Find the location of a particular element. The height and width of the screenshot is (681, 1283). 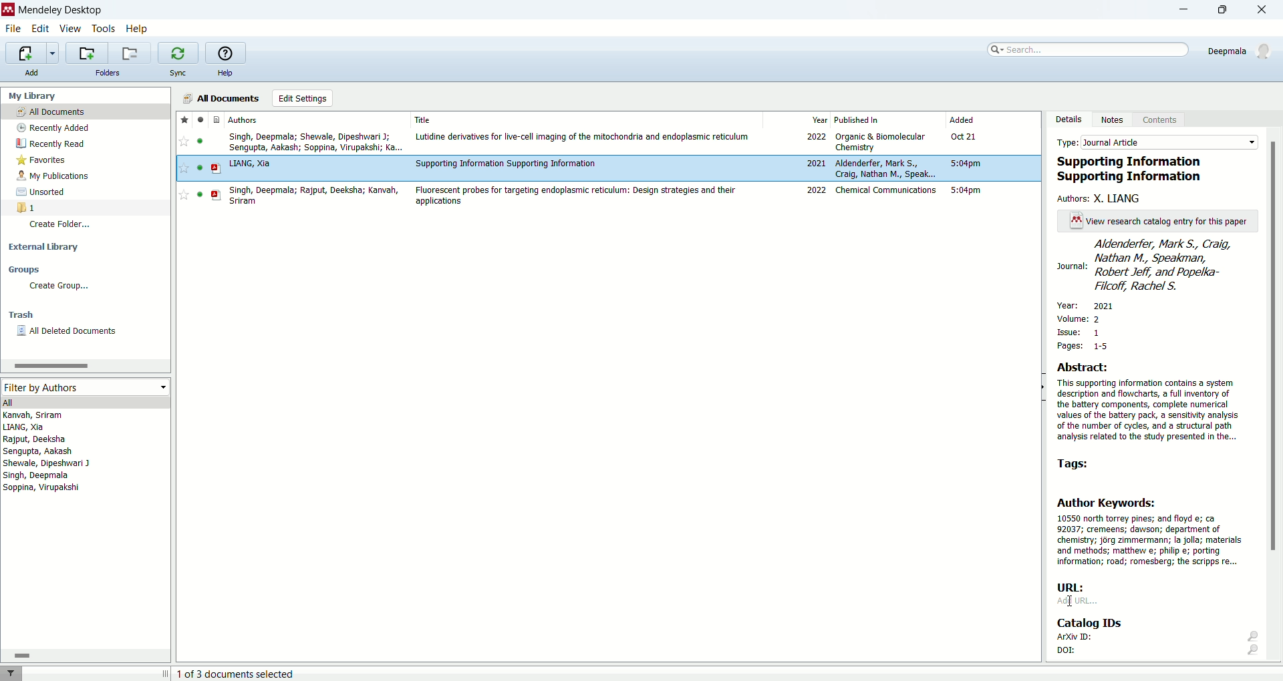

external library is located at coordinates (43, 248).